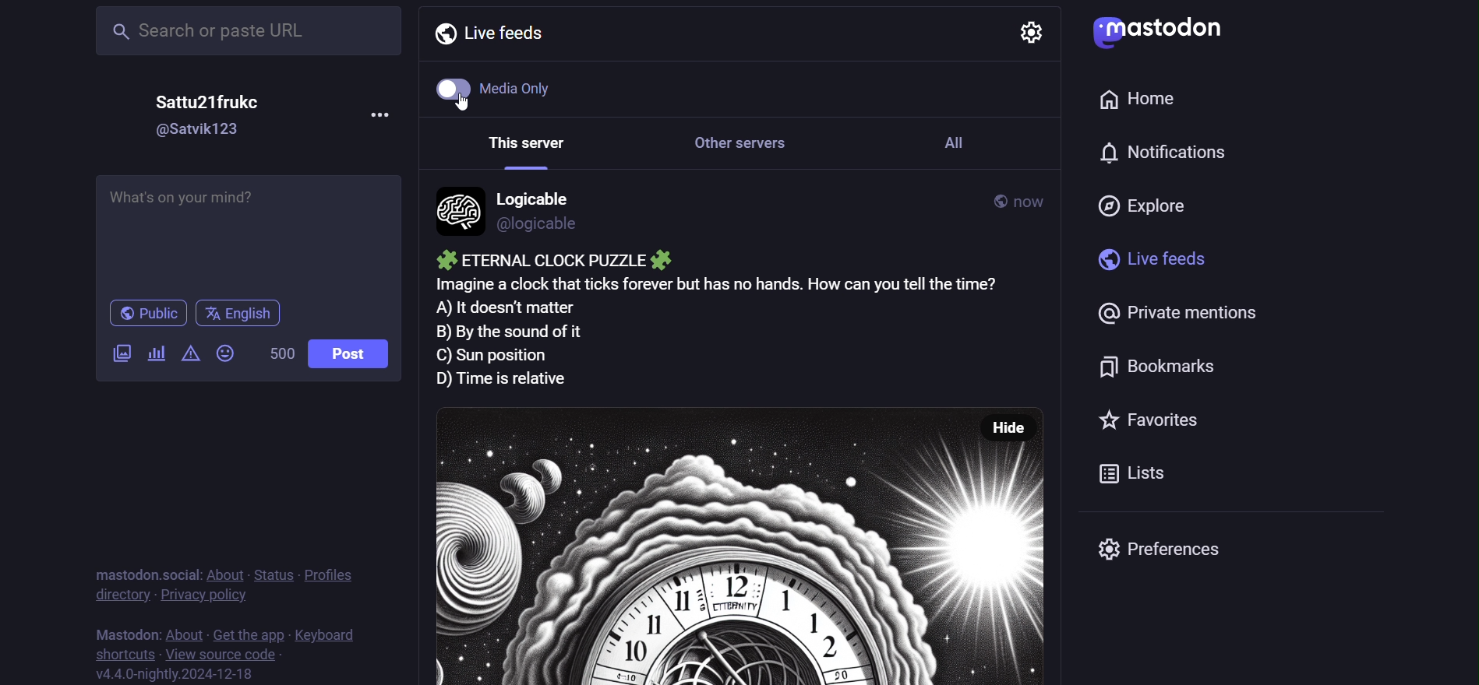 The height and width of the screenshot is (685, 1479). I want to click on public, so click(984, 201).